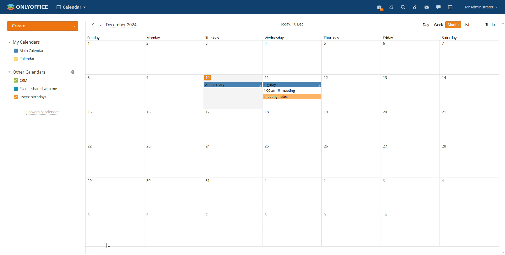 The image size is (505, 255). I want to click on feed, so click(415, 8).